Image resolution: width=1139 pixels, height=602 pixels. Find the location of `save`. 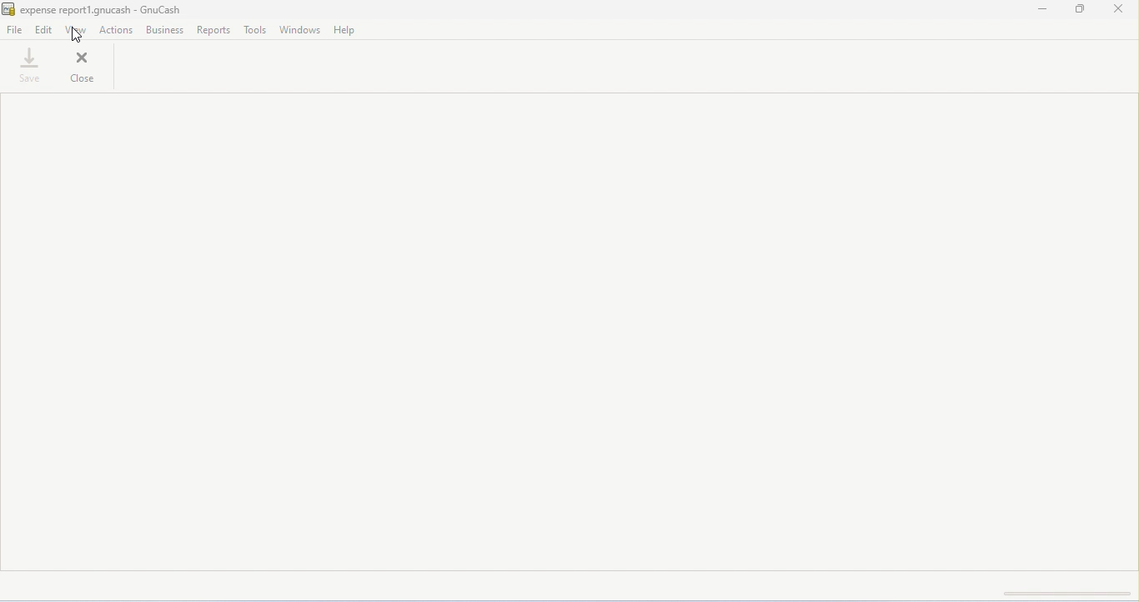

save is located at coordinates (32, 64).